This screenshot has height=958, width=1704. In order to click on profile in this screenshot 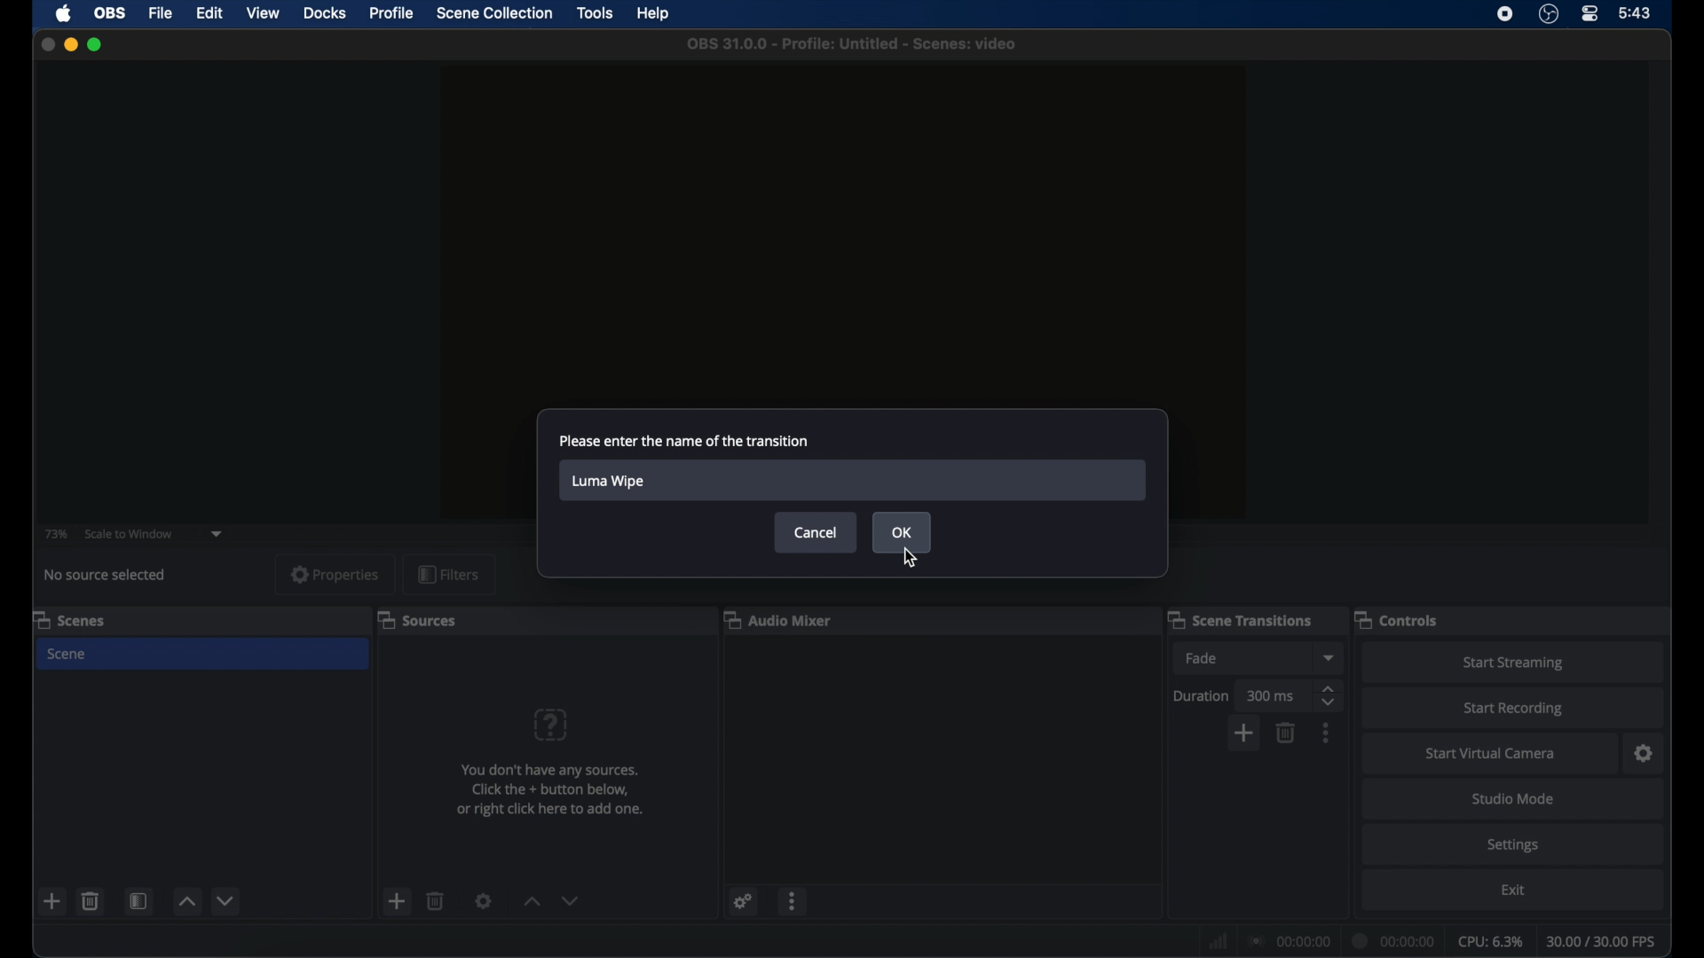, I will do `click(392, 13)`.